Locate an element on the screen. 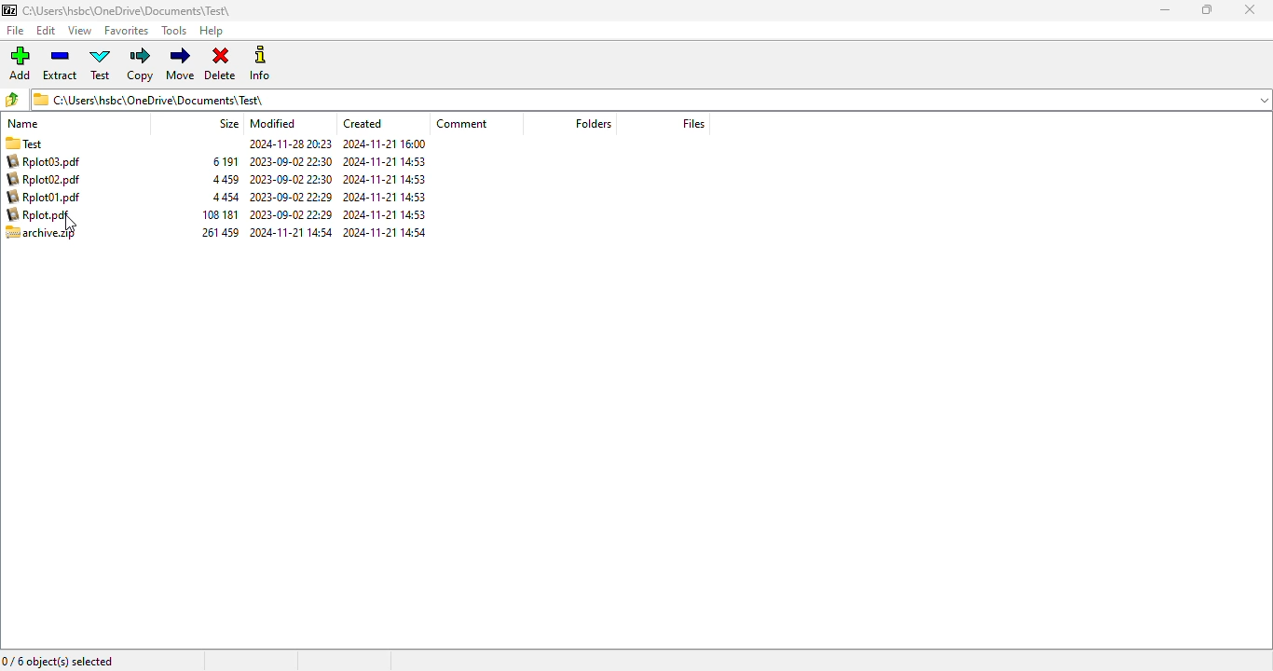 The width and height of the screenshot is (1273, 671). info is located at coordinates (260, 63).